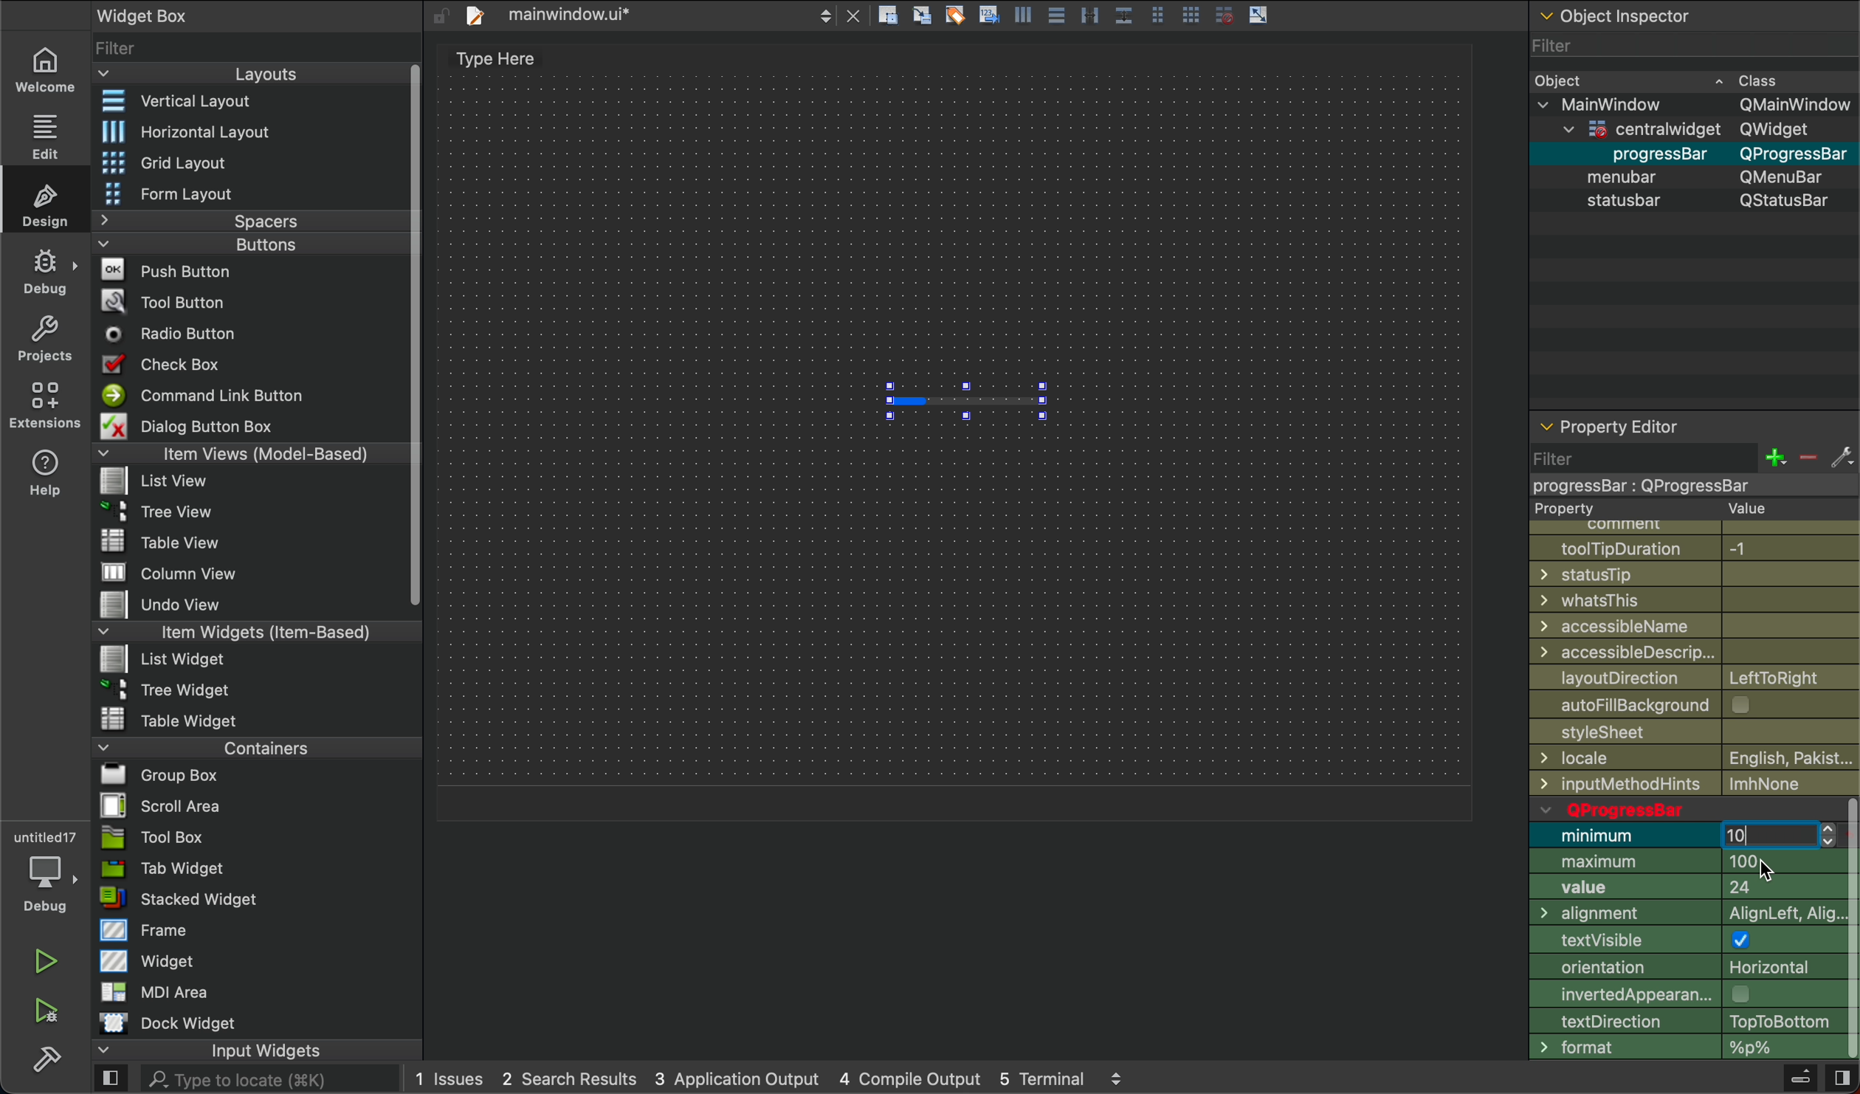 The height and width of the screenshot is (1094, 1860). What do you see at coordinates (48, 1011) in the screenshot?
I see `run and debug` at bounding box center [48, 1011].